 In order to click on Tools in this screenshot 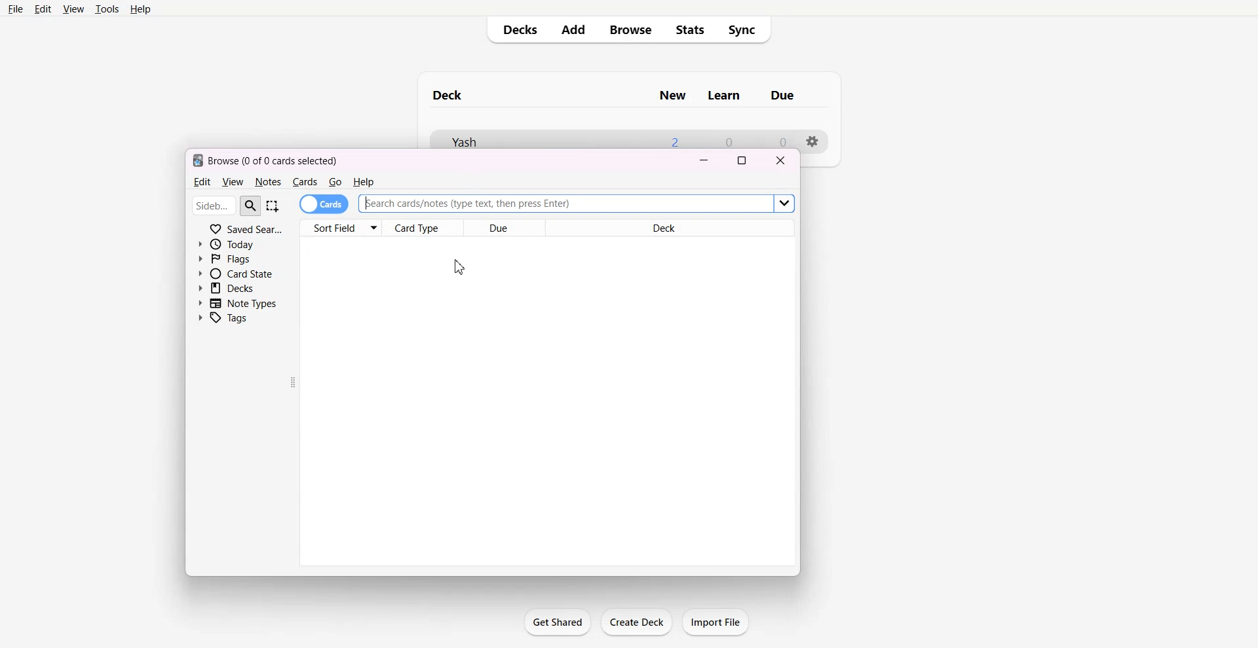, I will do `click(106, 9)`.